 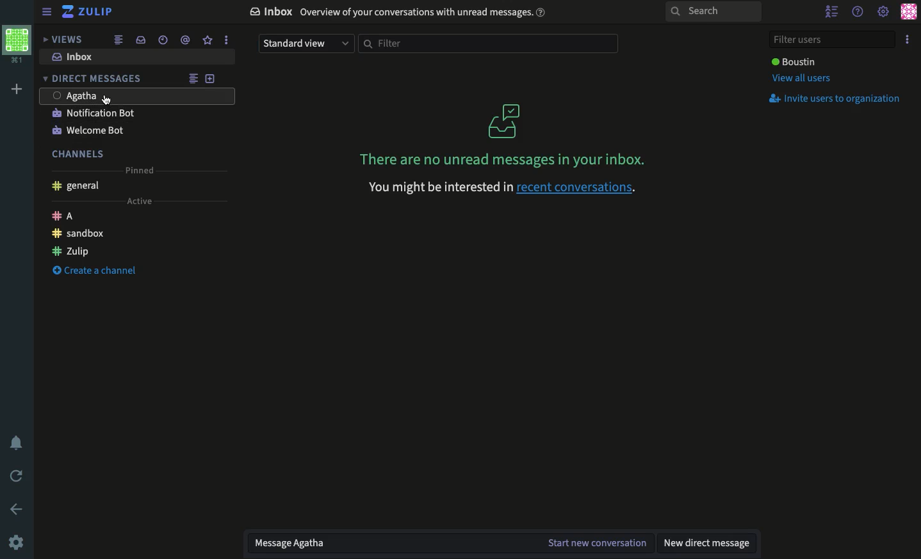 What do you see at coordinates (833, 38) in the screenshot?
I see `Filter users` at bounding box center [833, 38].